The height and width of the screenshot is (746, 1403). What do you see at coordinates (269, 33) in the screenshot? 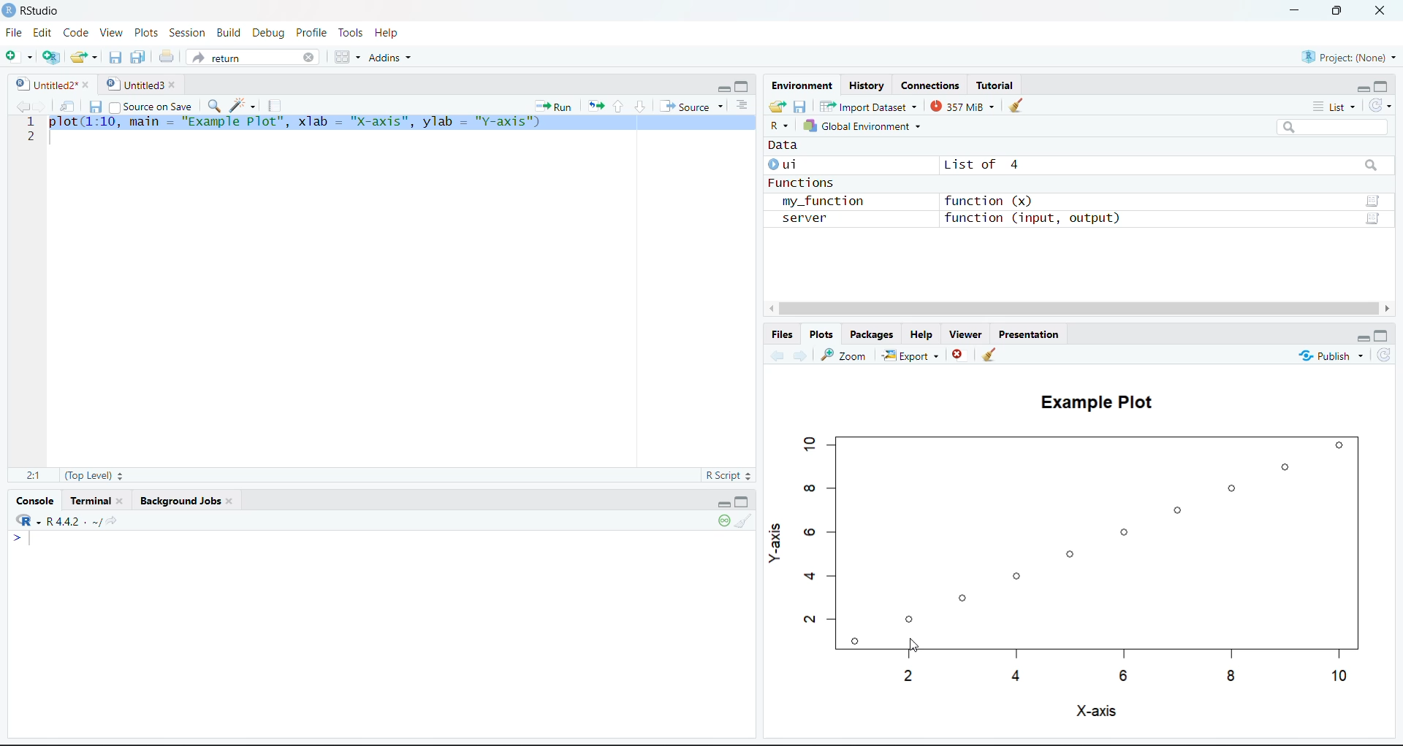
I see `Debug` at bounding box center [269, 33].